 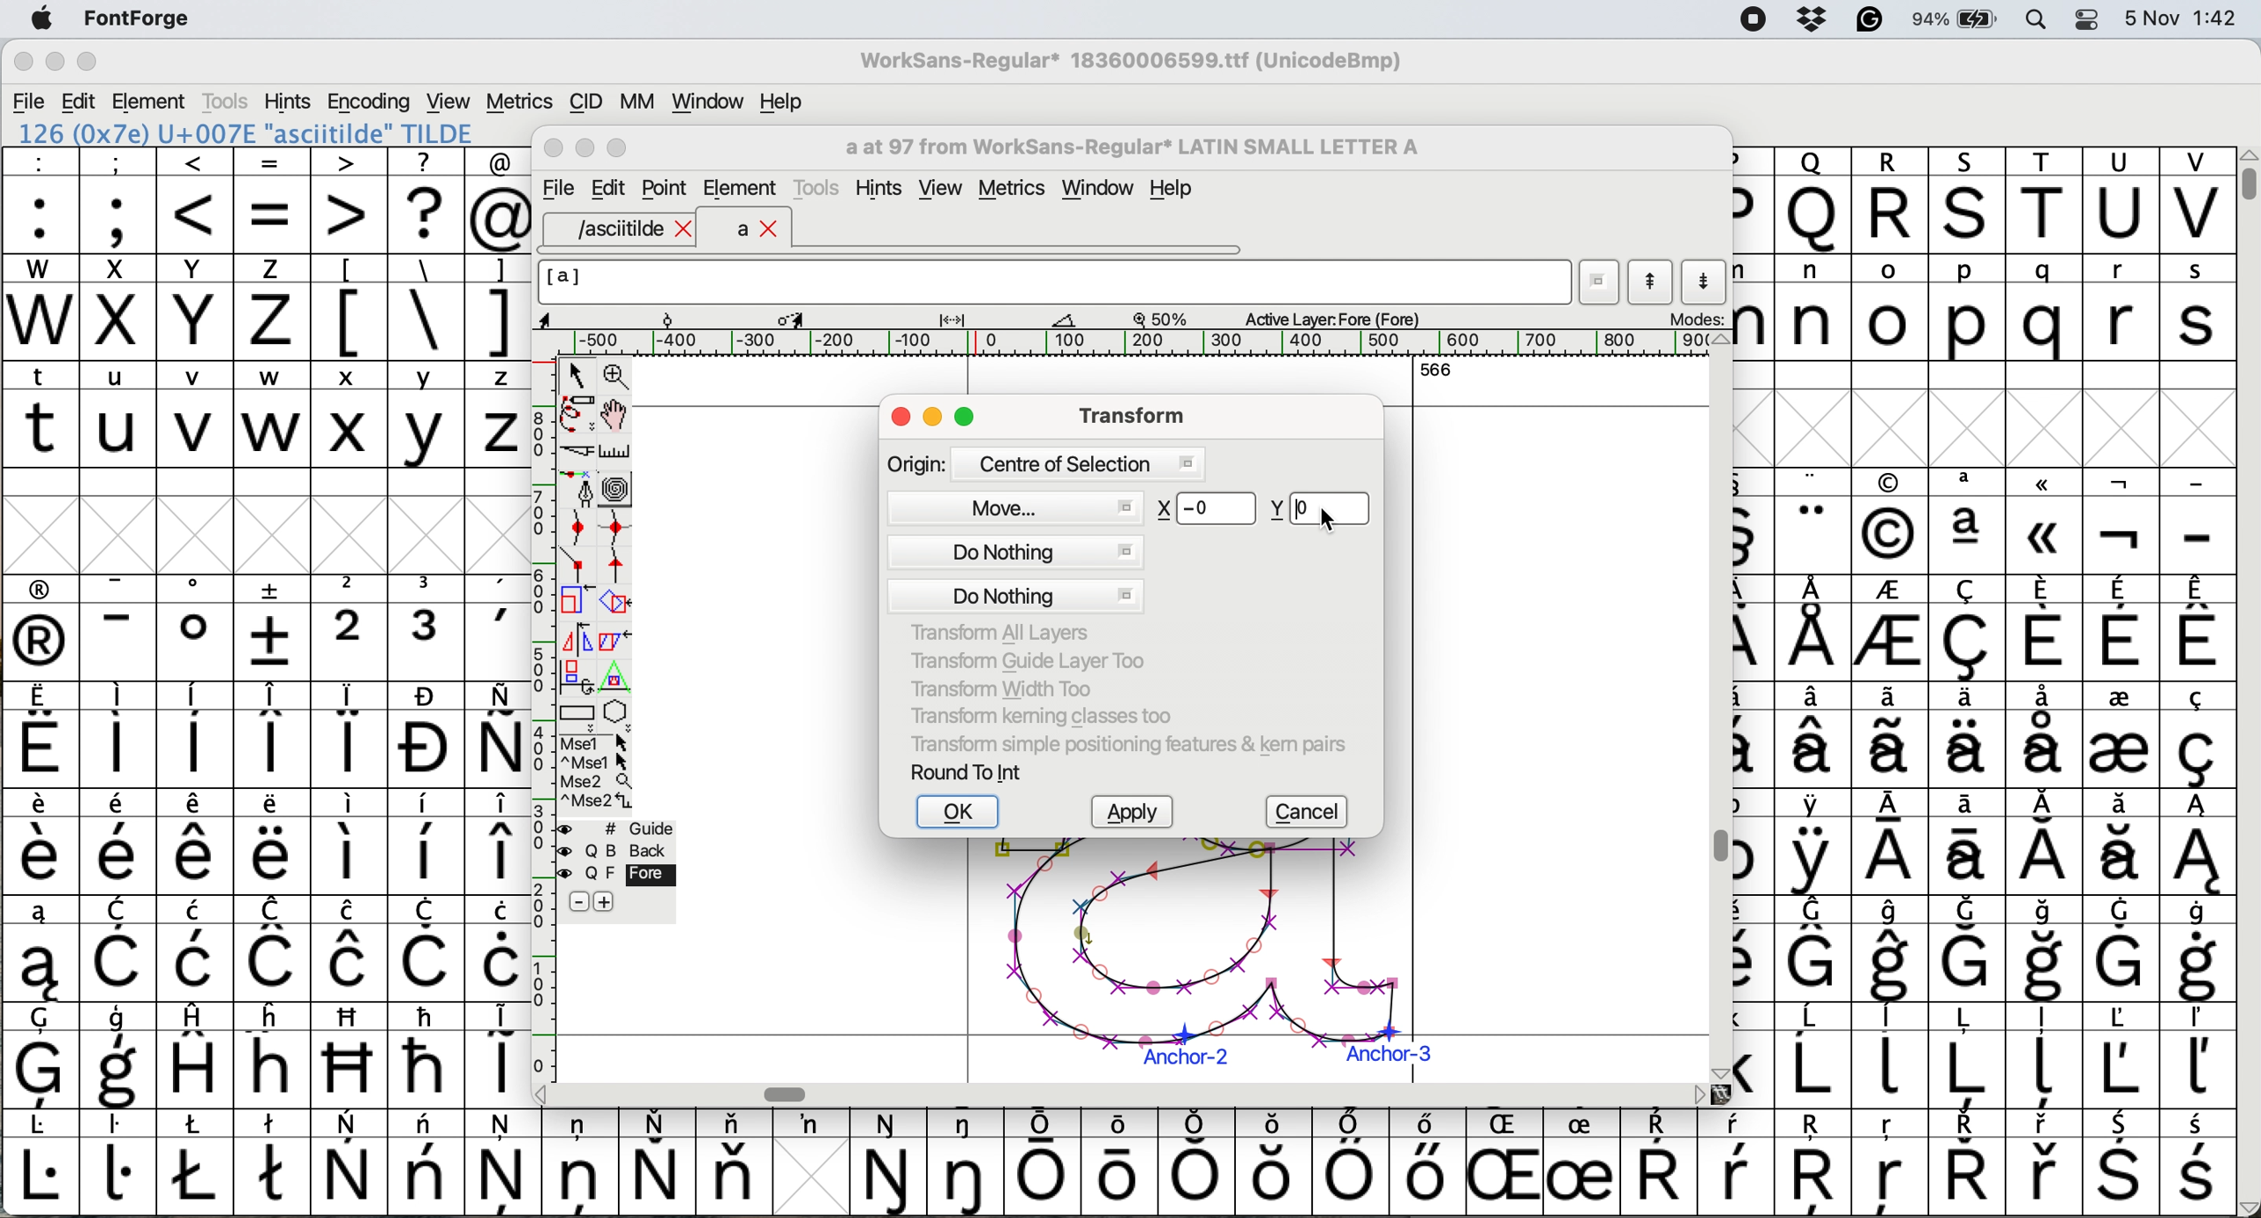 What do you see at coordinates (2197, 842) in the screenshot?
I see `symbol` at bounding box center [2197, 842].